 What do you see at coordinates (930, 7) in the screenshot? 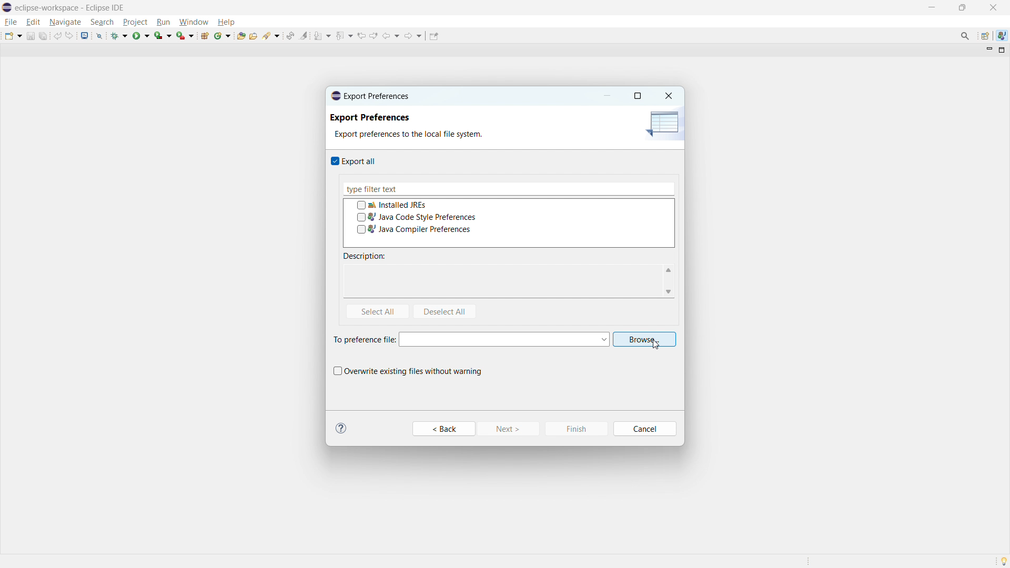
I see `minimize` at bounding box center [930, 7].